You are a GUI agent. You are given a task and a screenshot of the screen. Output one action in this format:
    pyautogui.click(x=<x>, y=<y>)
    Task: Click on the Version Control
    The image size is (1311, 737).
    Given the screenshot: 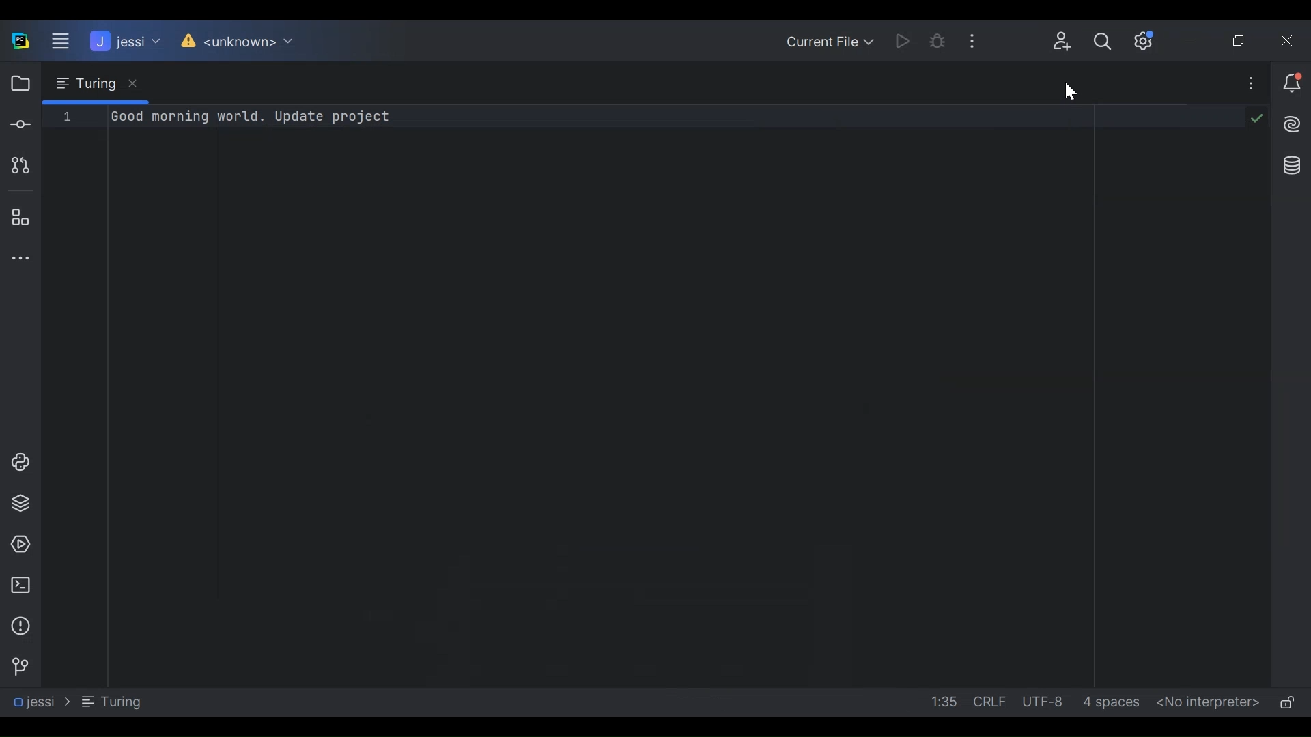 What is the action you would take?
    pyautogui.click(x=18, y=667)
    